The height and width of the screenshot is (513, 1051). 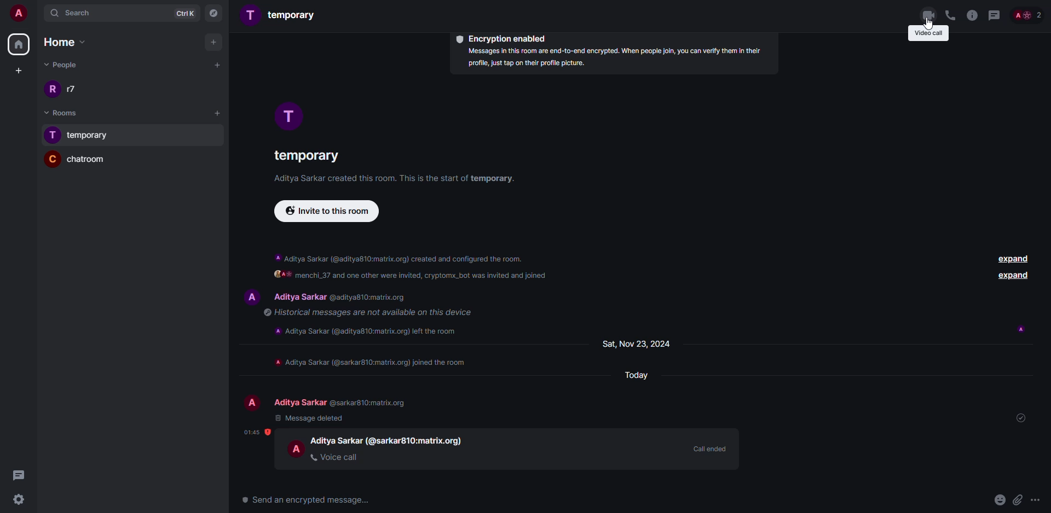 I want to click on people, so click(x=1028, y=15).